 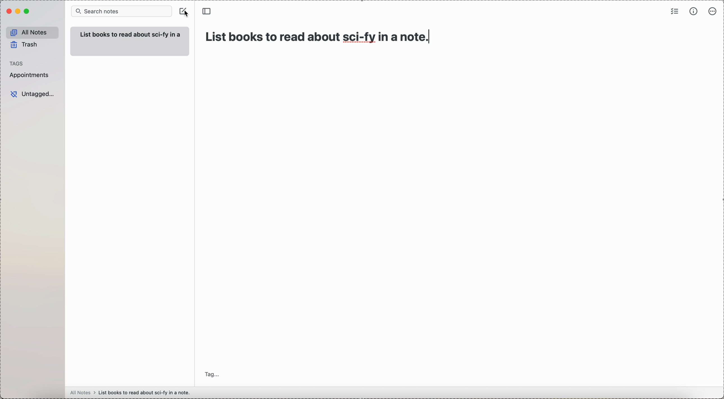 I want to click on untagged, so click(x=33, y=94).